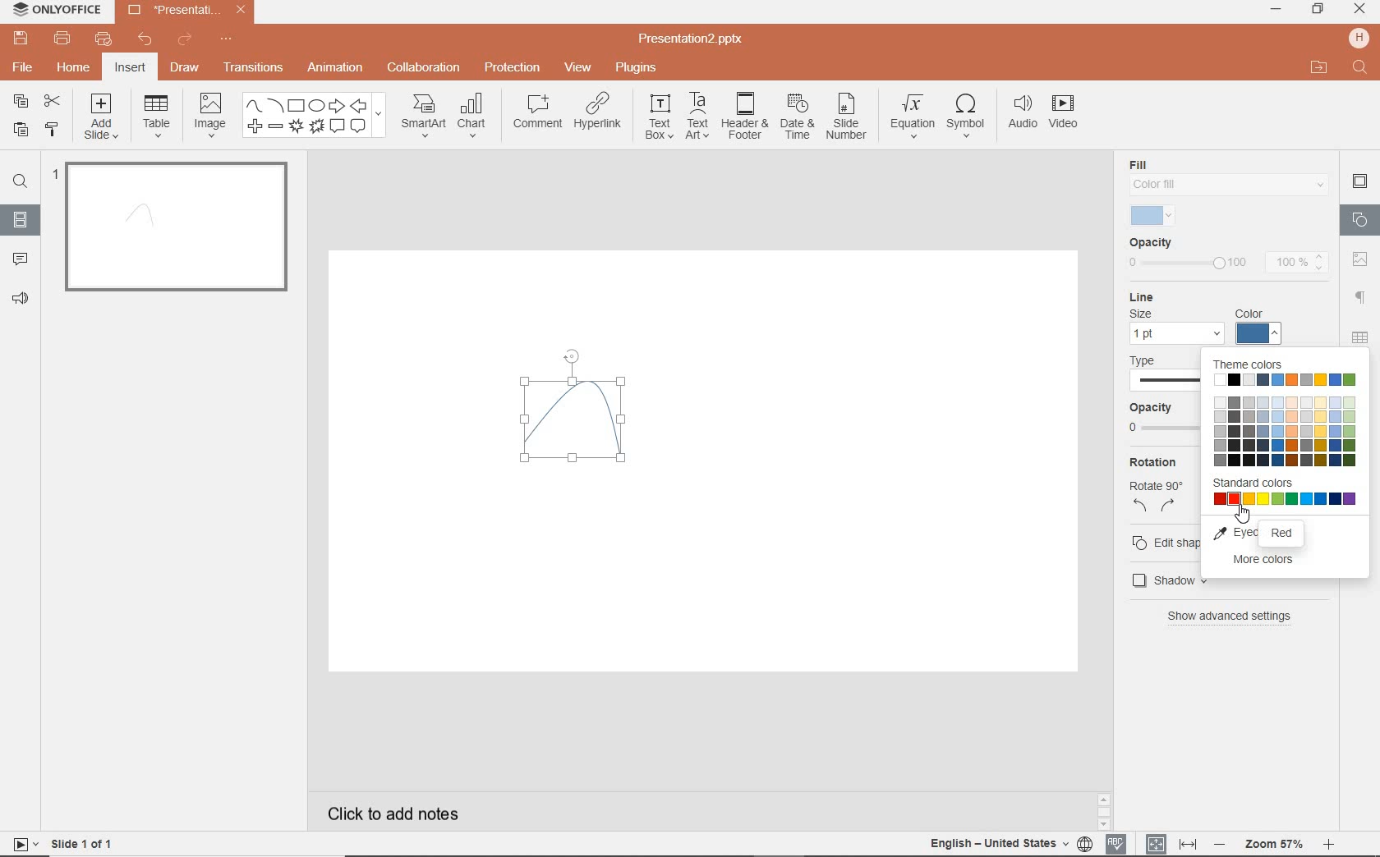 This screenshot has width=1380, height=857. I want to click on cursor, so click(1241, 516).